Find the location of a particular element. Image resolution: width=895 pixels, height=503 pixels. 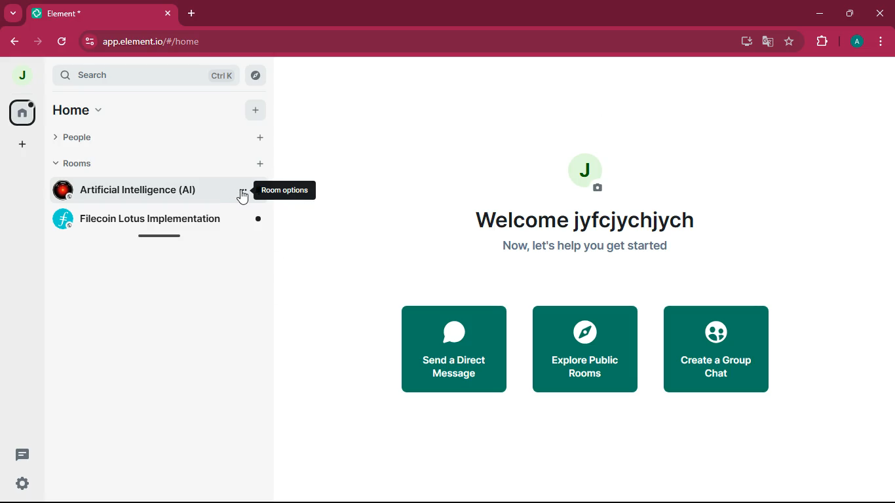

favorite is located at coordinates (790, 43).